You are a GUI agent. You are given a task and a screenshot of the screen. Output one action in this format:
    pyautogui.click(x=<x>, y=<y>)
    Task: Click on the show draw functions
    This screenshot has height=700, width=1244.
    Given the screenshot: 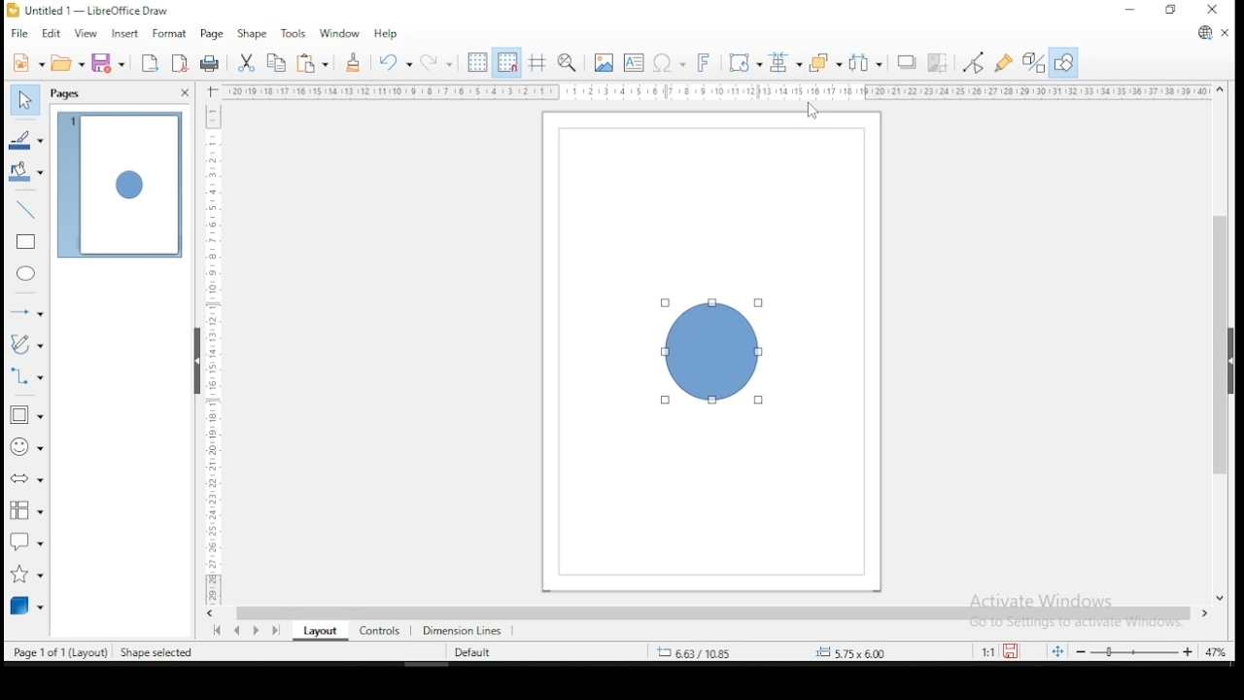 What is the action you would take?
    pyautogui.click(x=1064, y=63)
    